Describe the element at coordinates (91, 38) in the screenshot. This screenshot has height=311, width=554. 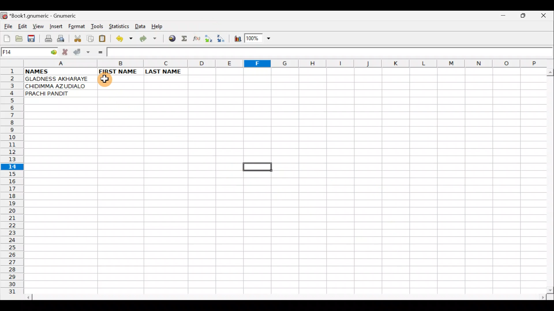
I see `Copy selection` at that location.